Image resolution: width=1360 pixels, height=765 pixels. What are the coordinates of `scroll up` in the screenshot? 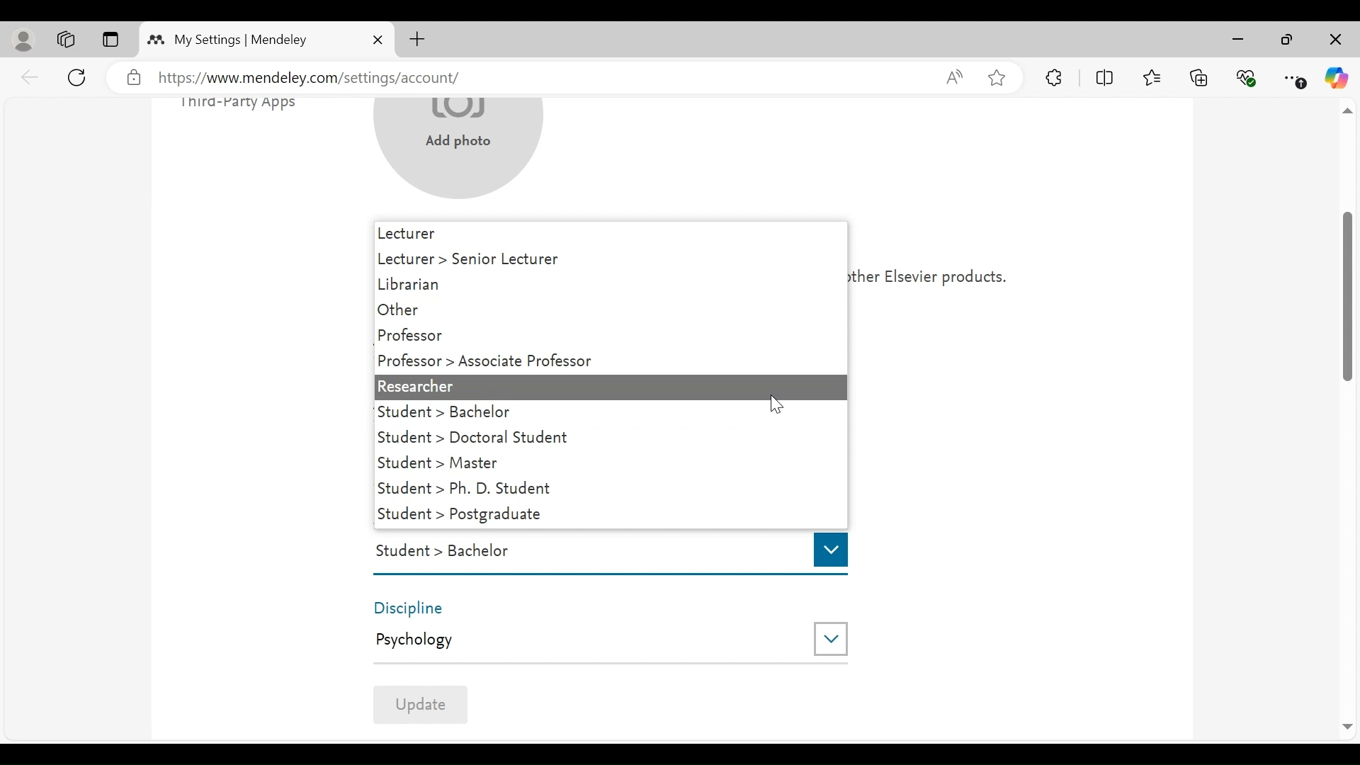 It's located at (1347, 112).